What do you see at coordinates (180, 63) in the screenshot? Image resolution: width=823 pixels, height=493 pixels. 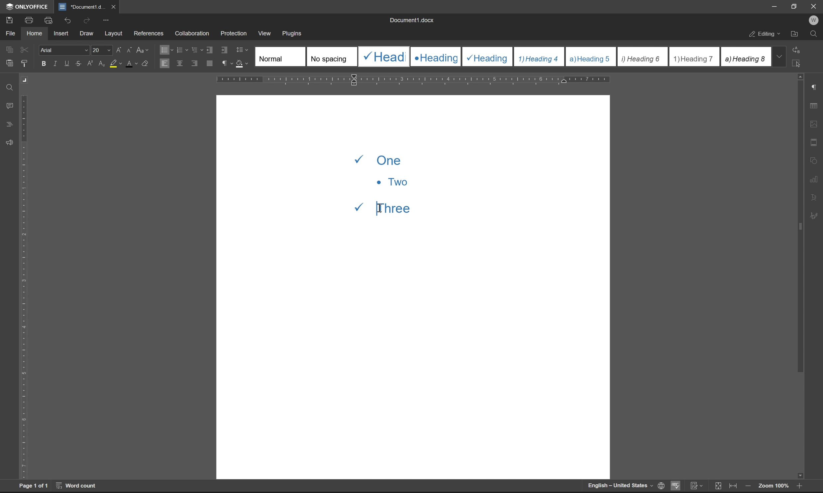 I see `align center` at bounding box center [180, 63].